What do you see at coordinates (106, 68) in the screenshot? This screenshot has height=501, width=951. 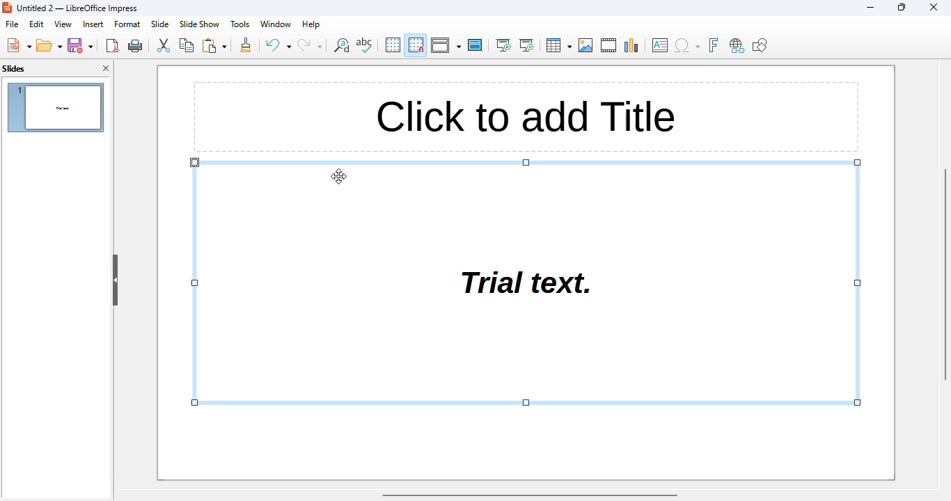 I see `close pane` at bounding box center [106, 68].